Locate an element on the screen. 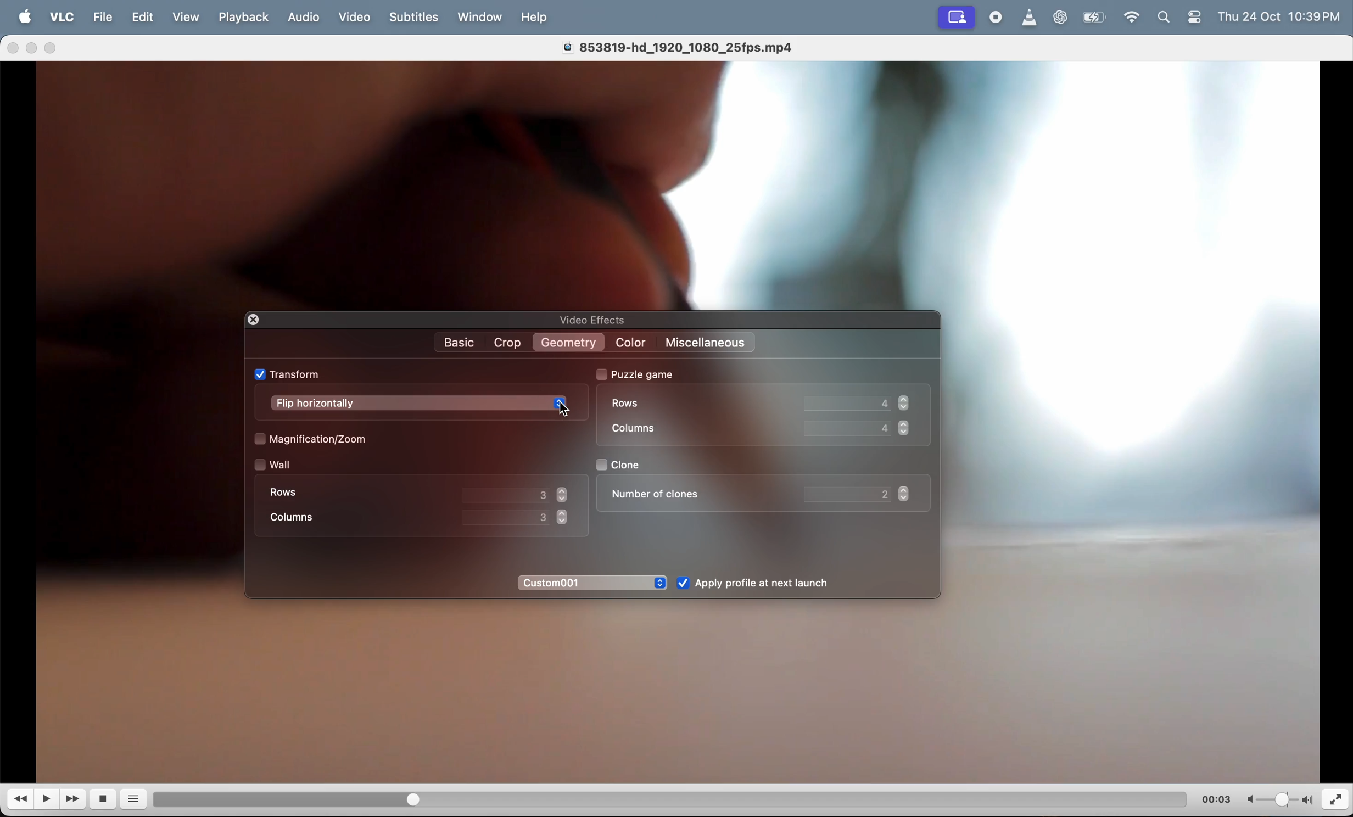 This screenshot has width=1353, height=817. closing window is located at coordinates (258, 321).